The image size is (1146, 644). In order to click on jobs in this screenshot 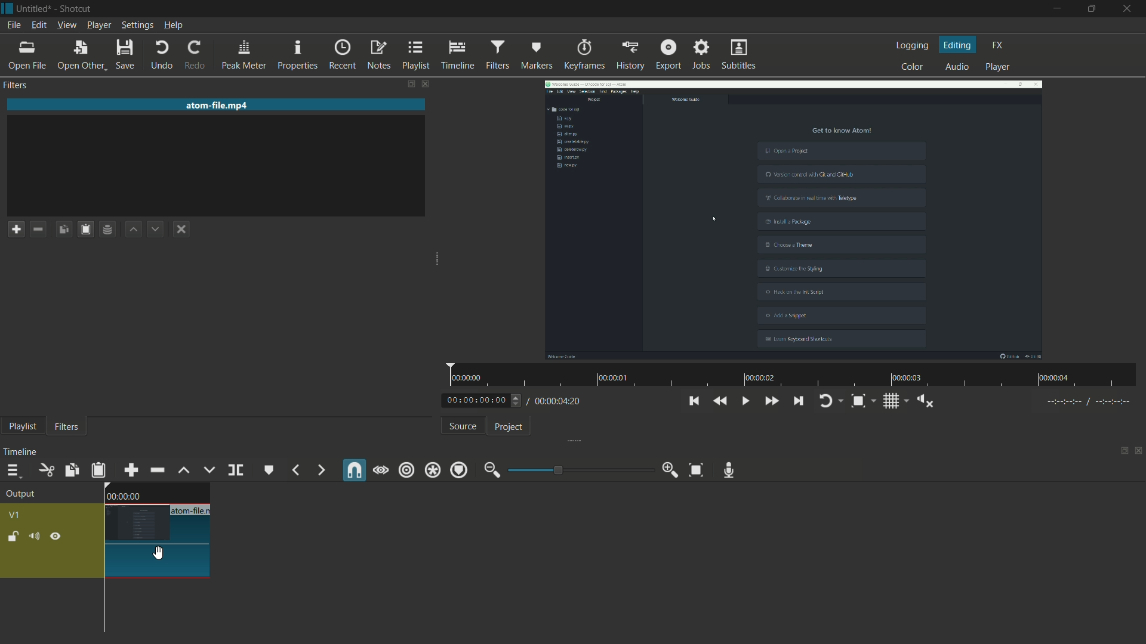, I will do `click(701, 55)`.